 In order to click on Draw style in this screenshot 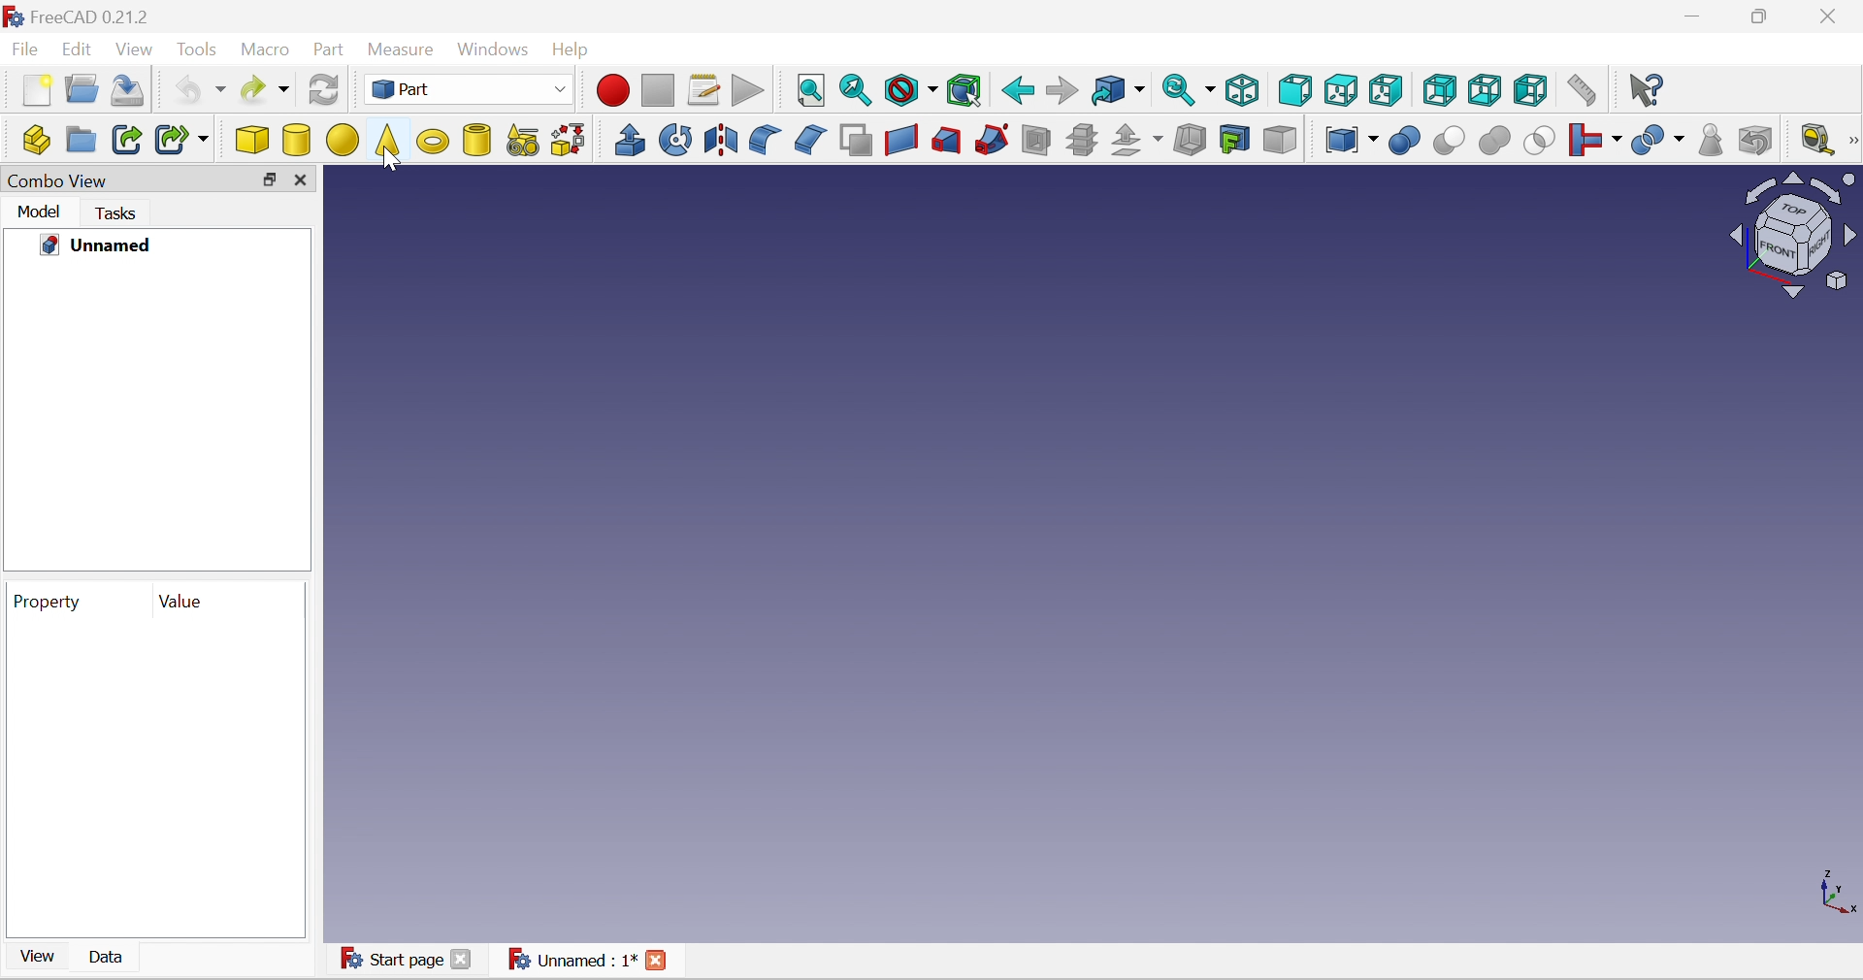, I will do `click(909, 89)`.